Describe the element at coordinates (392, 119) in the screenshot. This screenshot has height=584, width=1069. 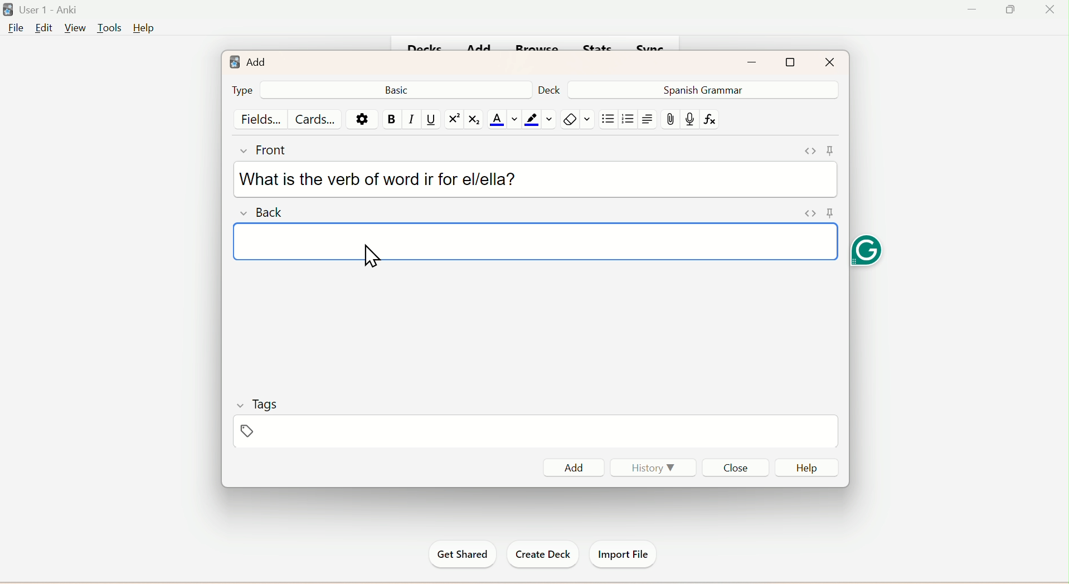
I see `Bold` at that location.